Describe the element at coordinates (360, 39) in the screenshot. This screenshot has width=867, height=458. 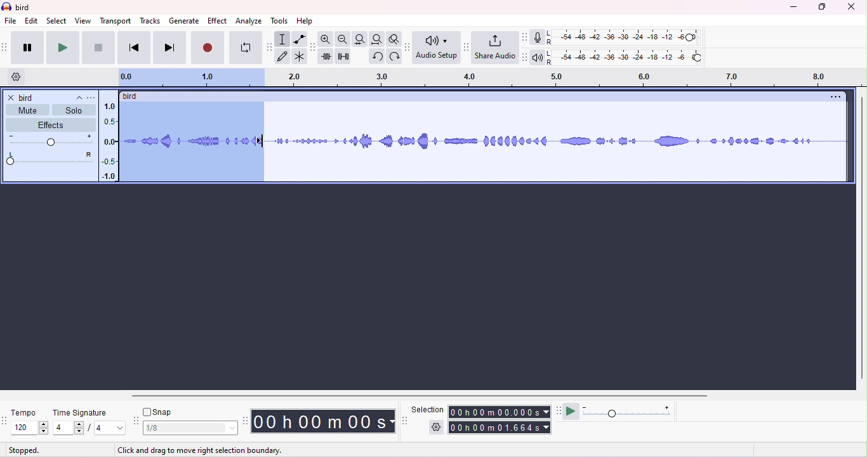
I see `fit selection to width` at that location.